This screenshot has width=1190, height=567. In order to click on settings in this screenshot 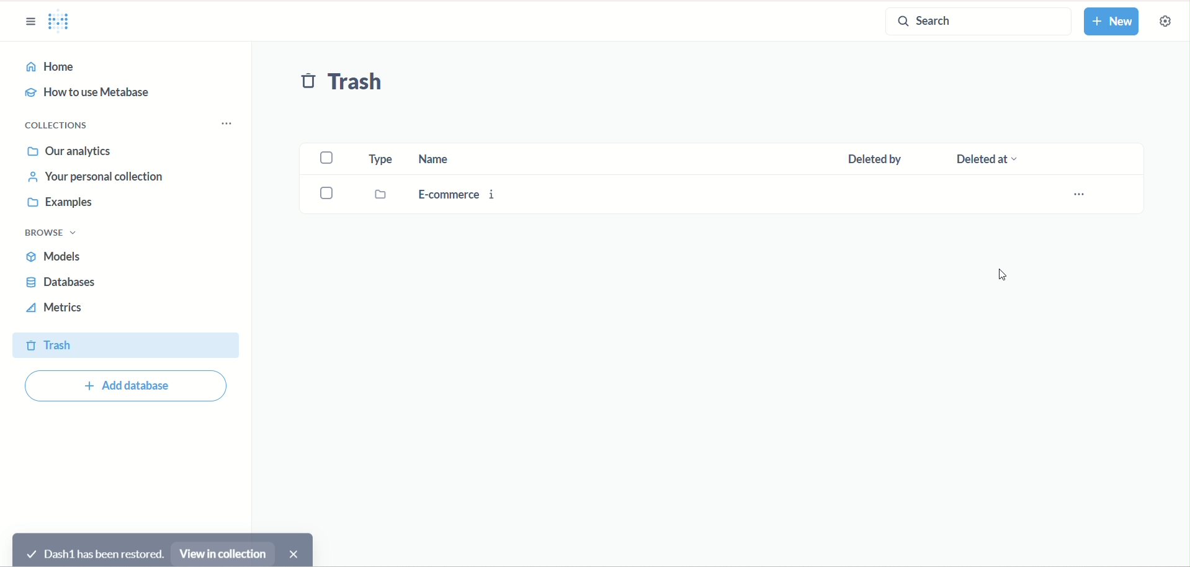, I will do `click(1164, 20)`.